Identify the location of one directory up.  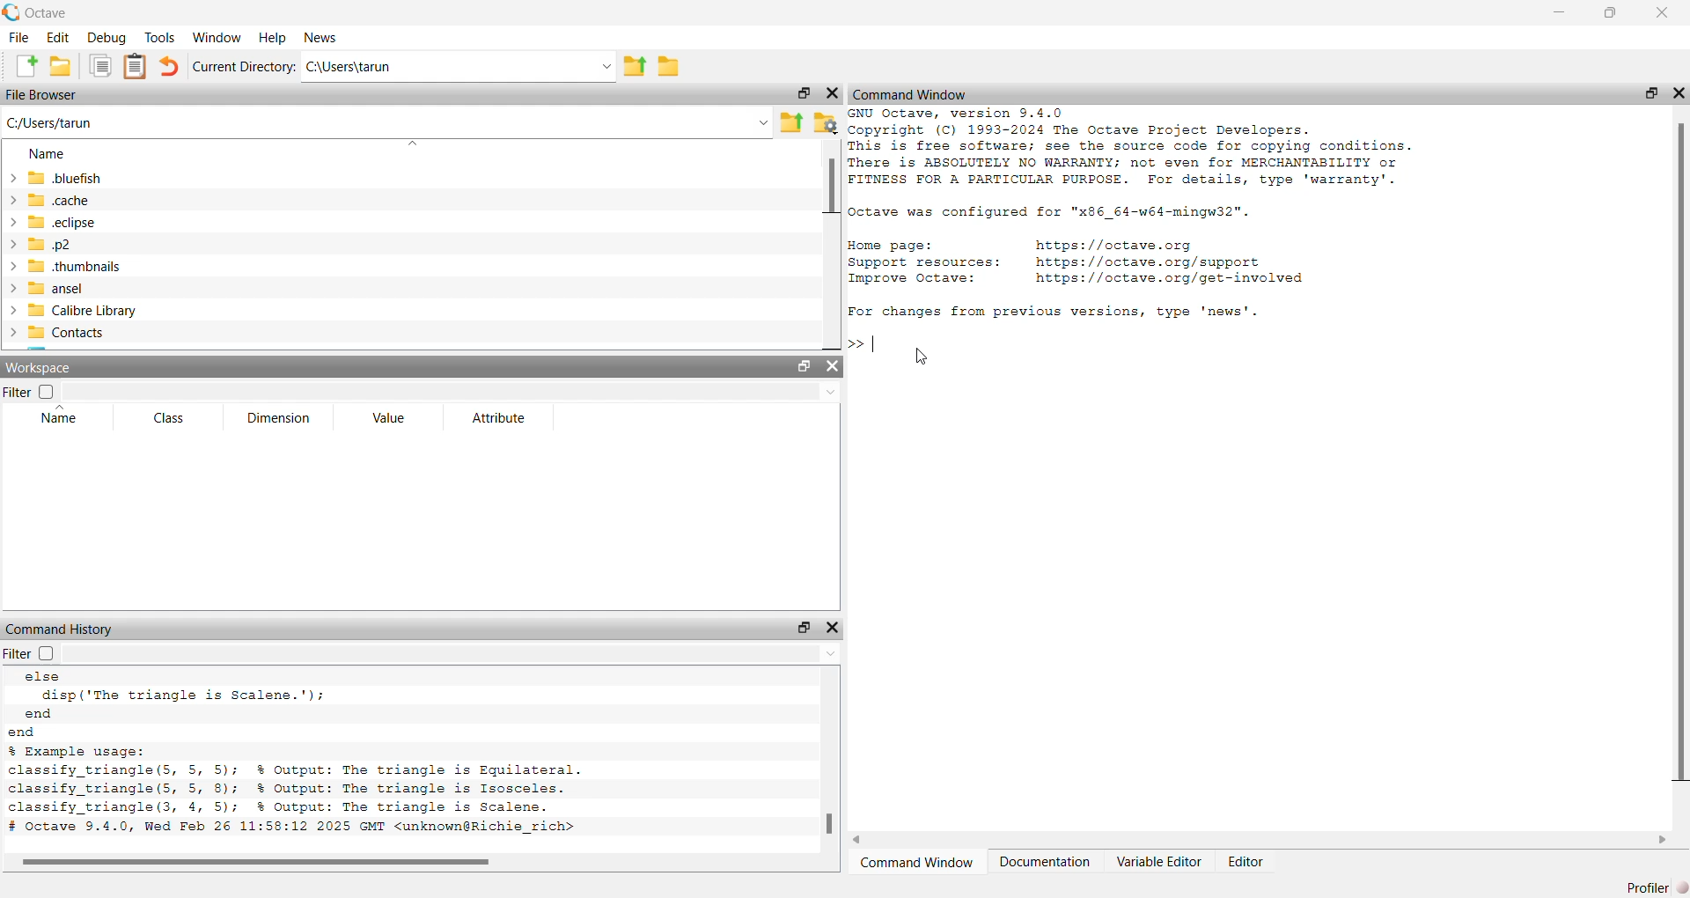
(790, 122).